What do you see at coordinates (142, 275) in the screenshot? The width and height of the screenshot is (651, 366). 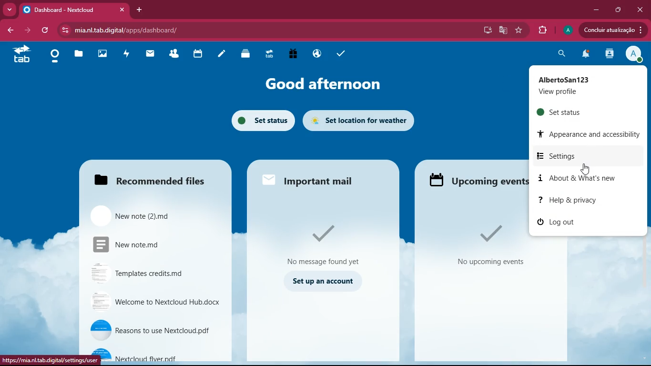 I see `Templates credits.md` at bounding box center [142, 275].